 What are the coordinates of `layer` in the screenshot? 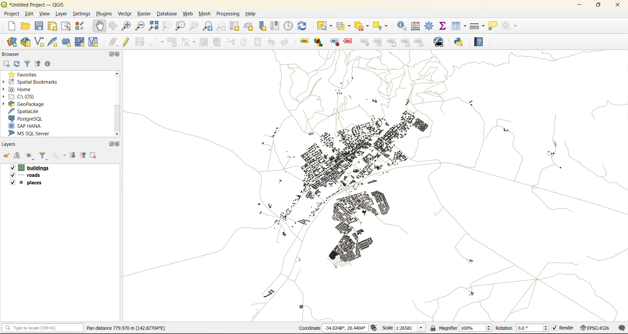 It's located at (61, 14).